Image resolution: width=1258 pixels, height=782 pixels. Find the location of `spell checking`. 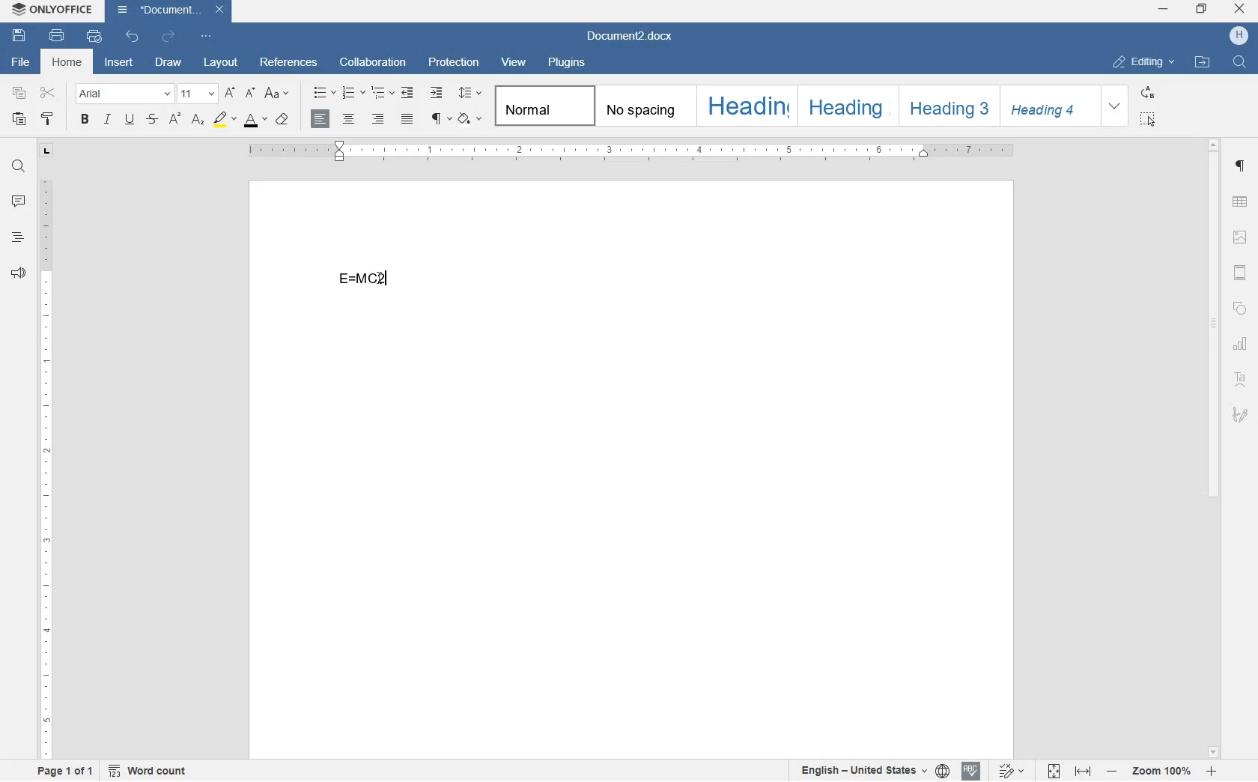

spell checking is located at coordinates (970, 772).